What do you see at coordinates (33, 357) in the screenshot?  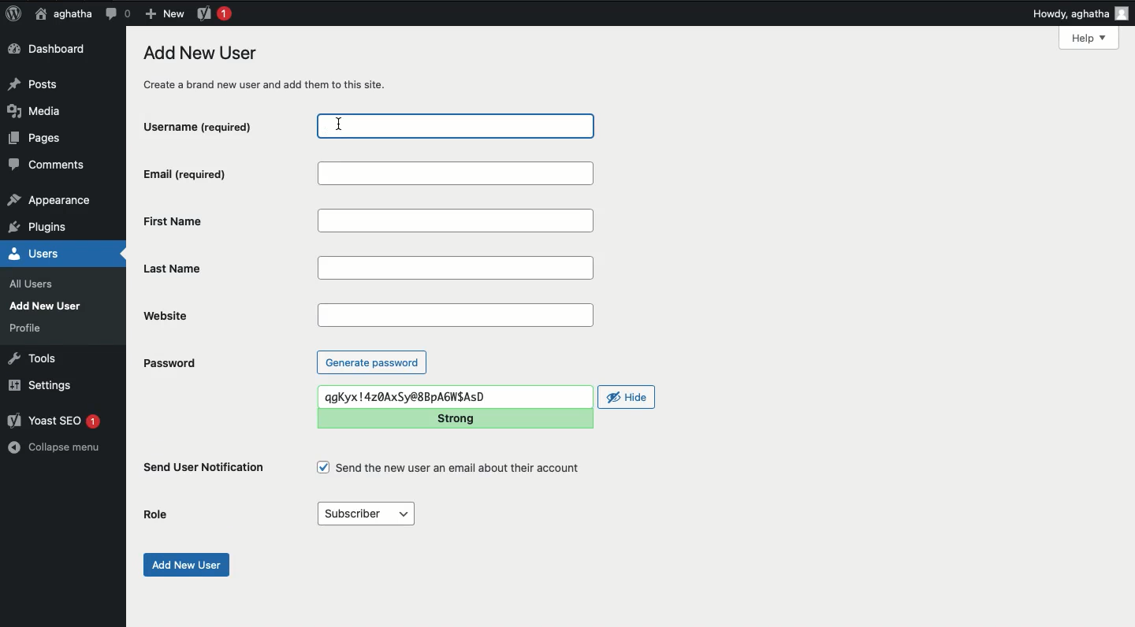 I see `Tools` at bounding box center [33, 357].